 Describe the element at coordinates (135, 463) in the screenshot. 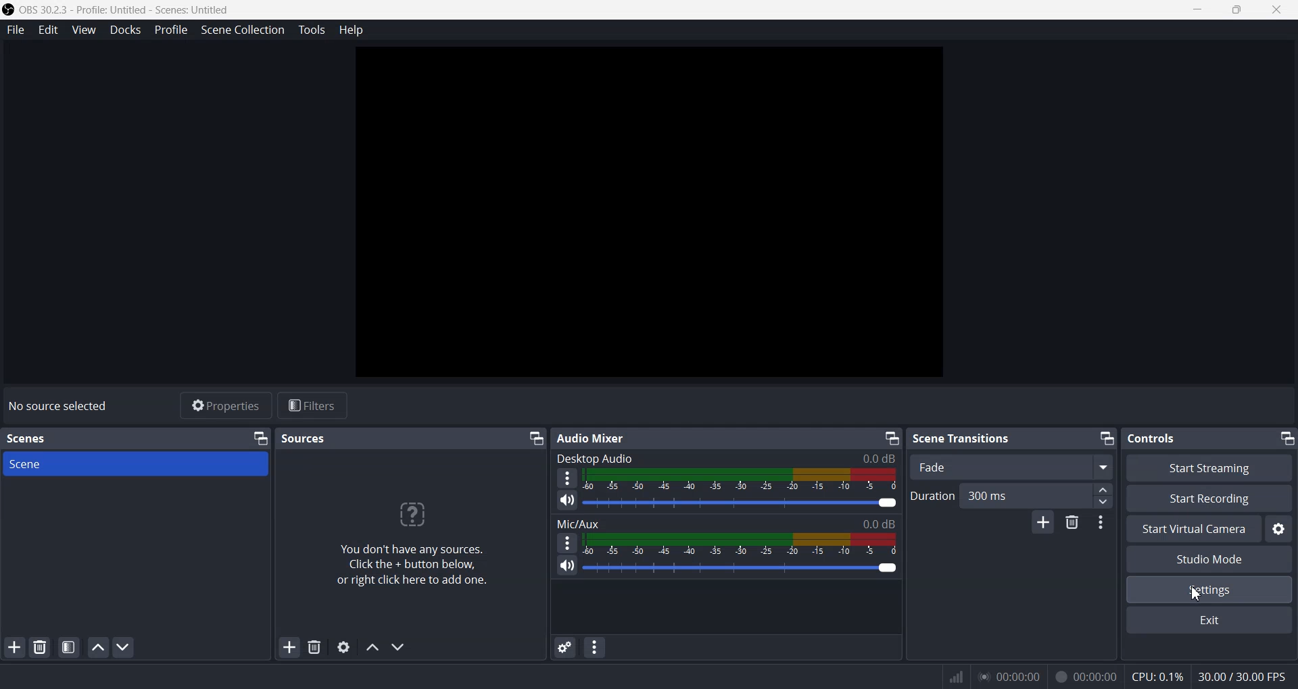

I see `Scene ` at that location.